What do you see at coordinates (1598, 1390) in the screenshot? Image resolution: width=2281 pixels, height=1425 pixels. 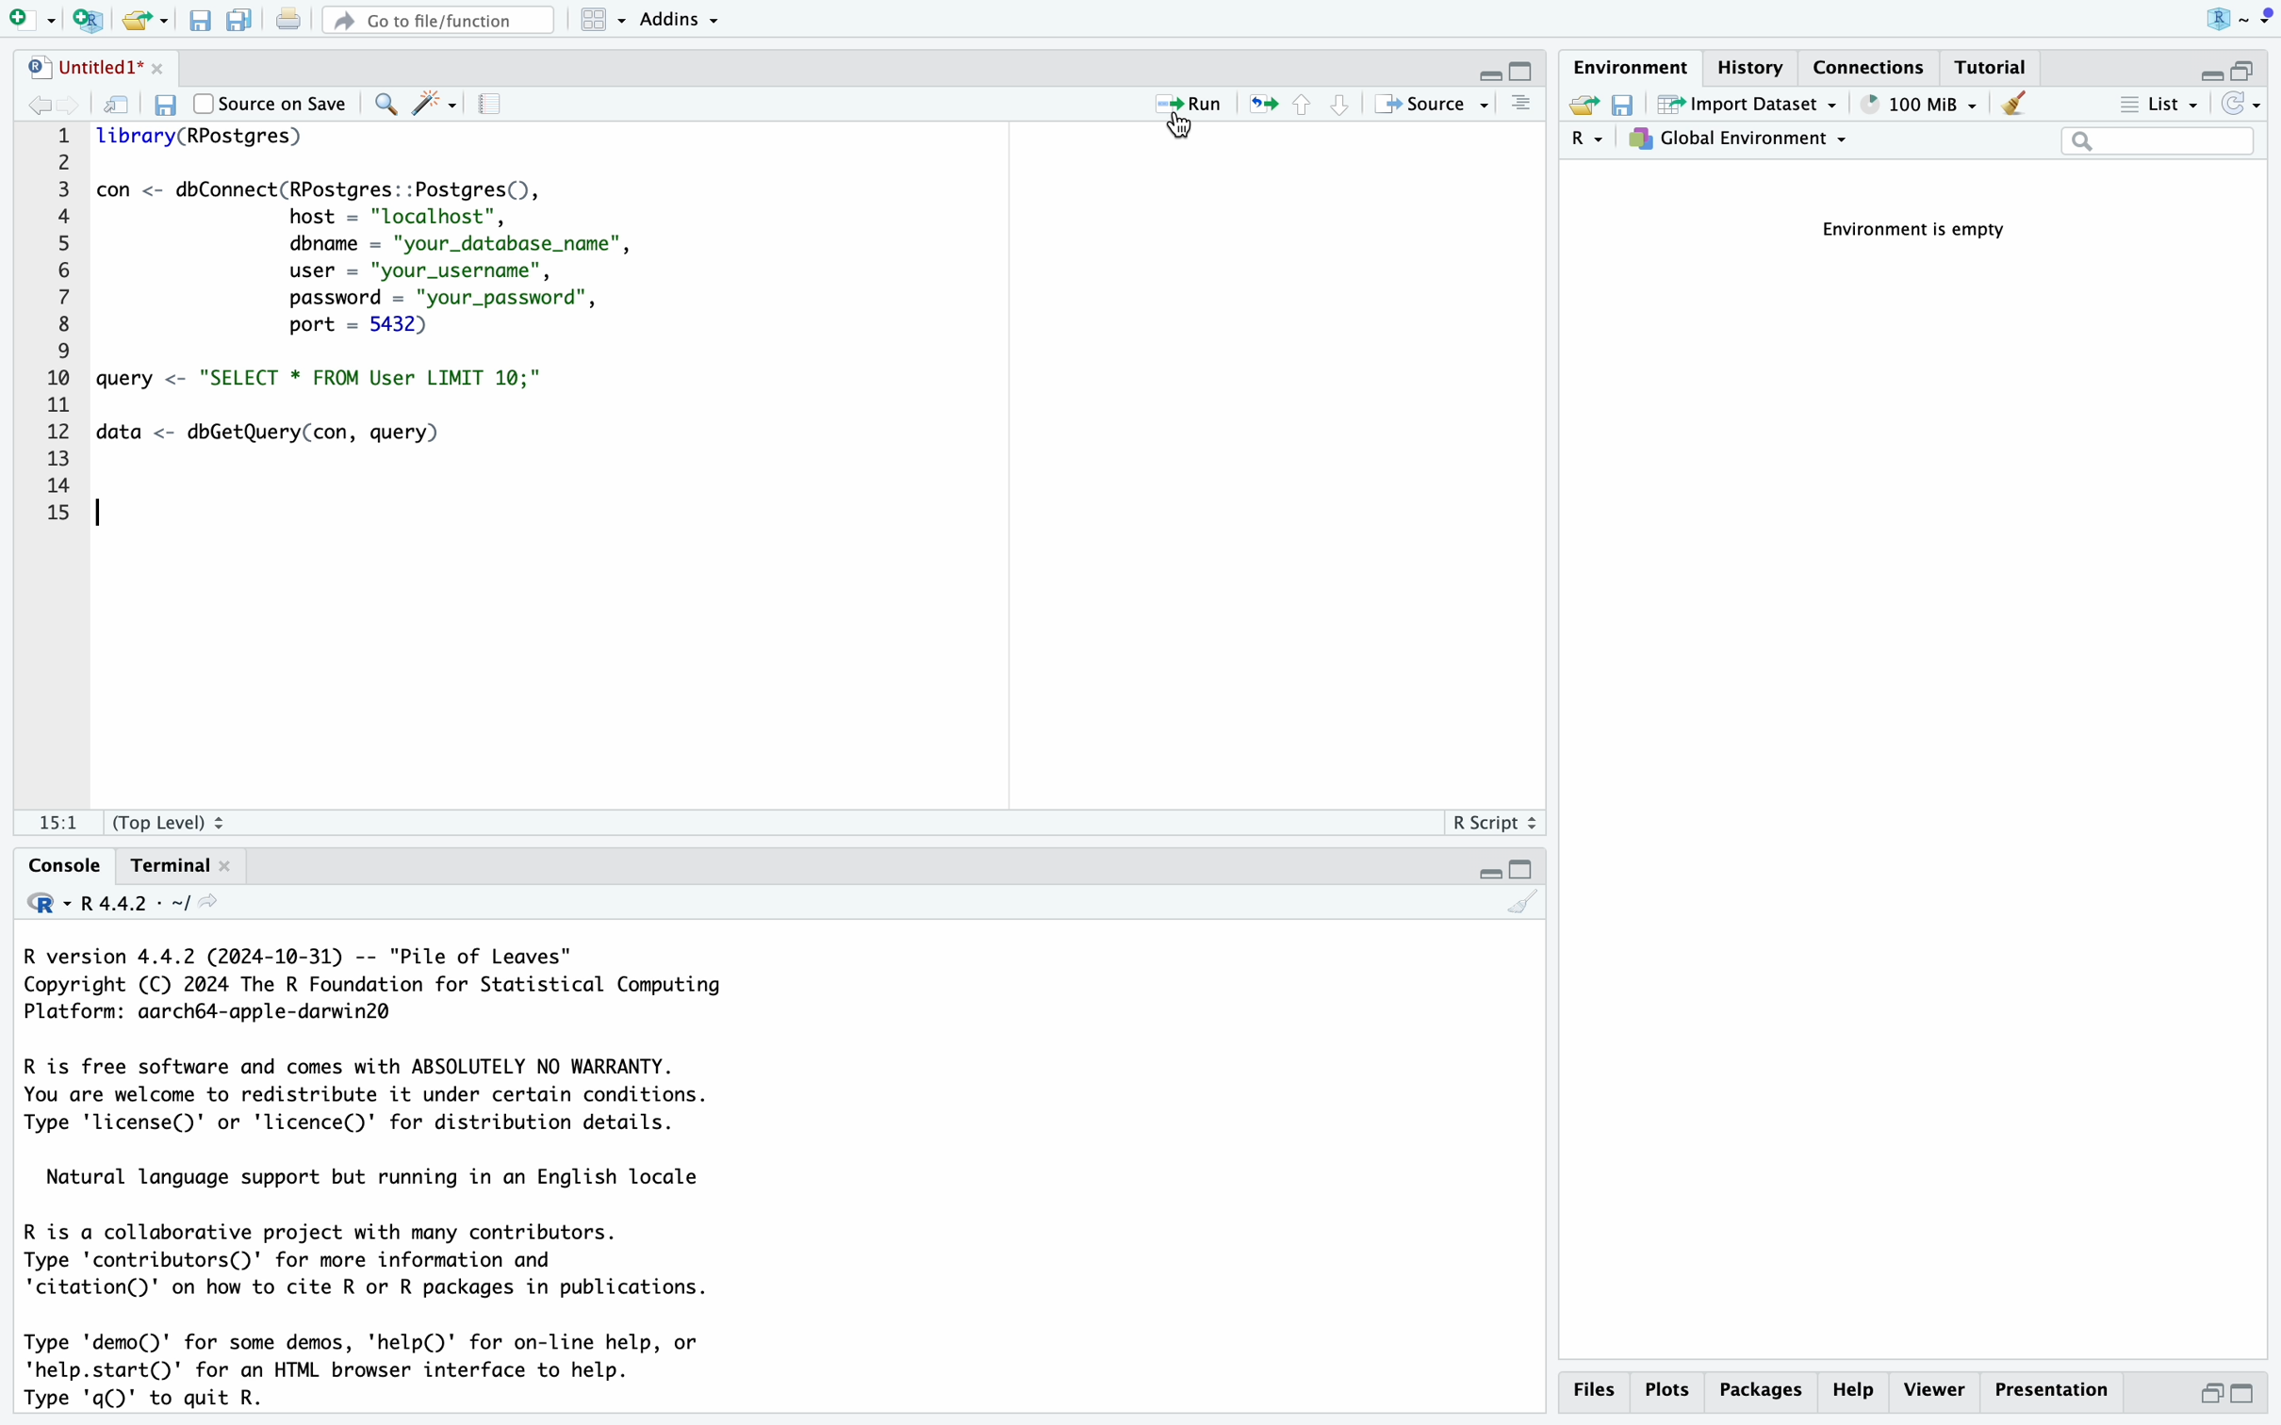 I see `files` at bounding box center [1598, 1390].